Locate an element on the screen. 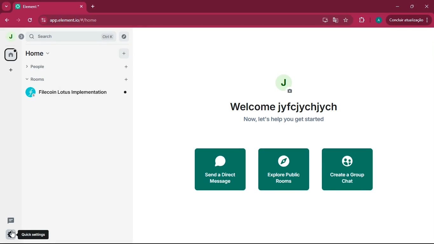 The width and height of the screenshot is (434, 244). more is located at coordinates (6, 6).